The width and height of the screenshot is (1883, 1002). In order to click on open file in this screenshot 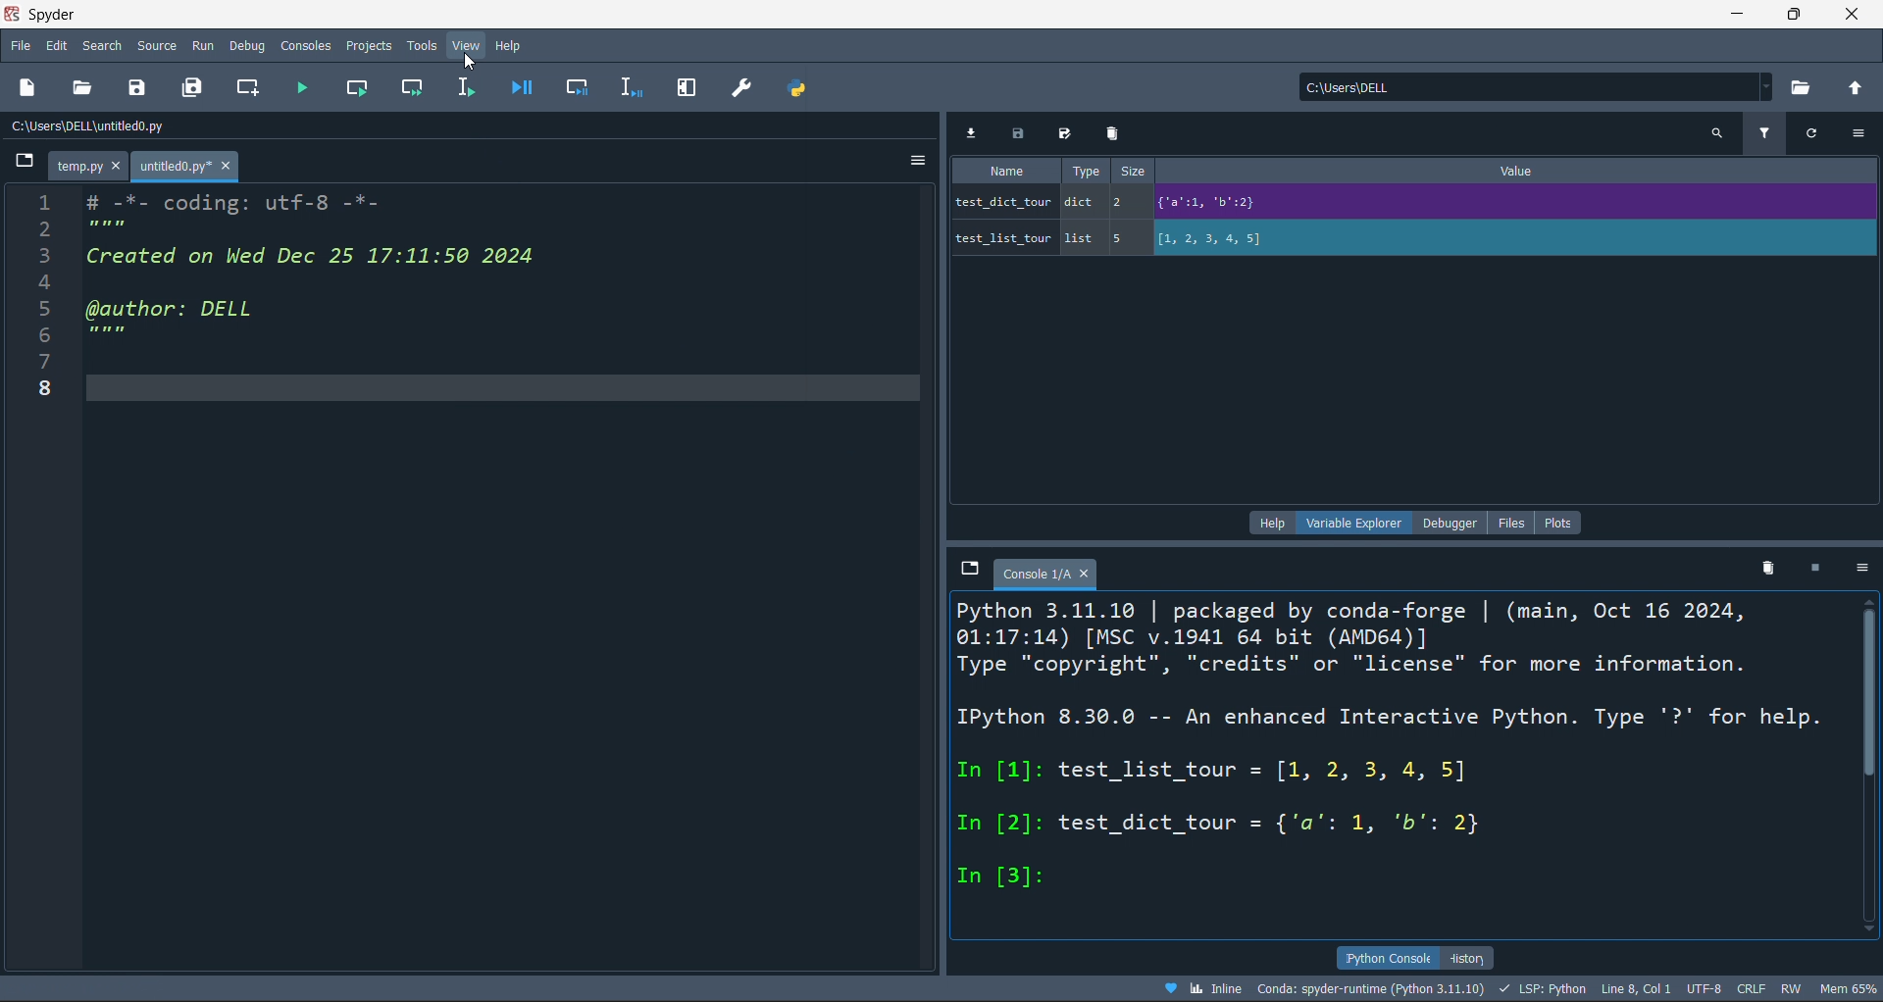, I will do `click(82, 87)`.